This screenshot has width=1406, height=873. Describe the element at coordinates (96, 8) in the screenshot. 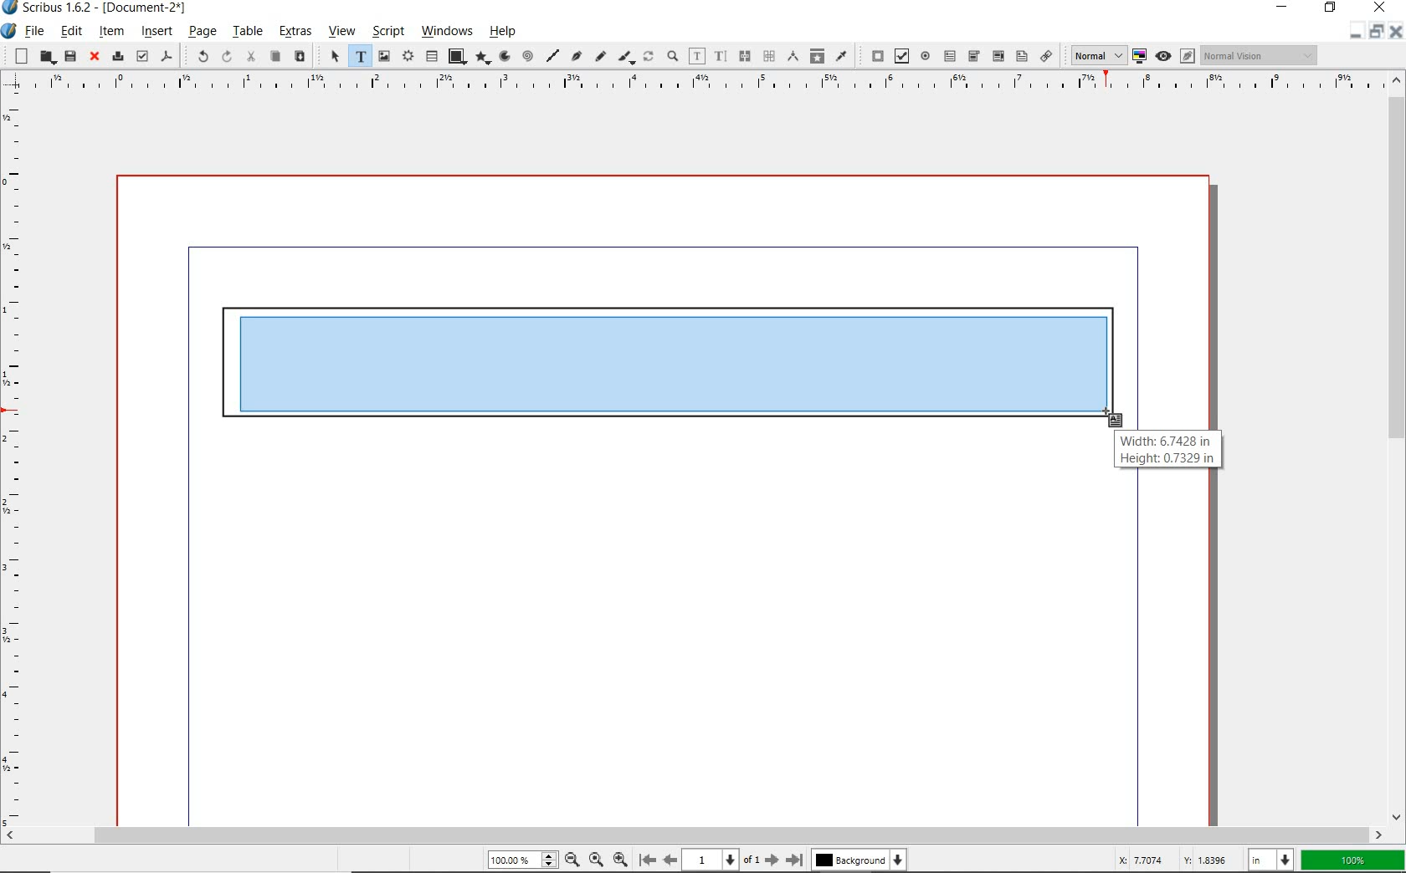

I see `system name` at that location.